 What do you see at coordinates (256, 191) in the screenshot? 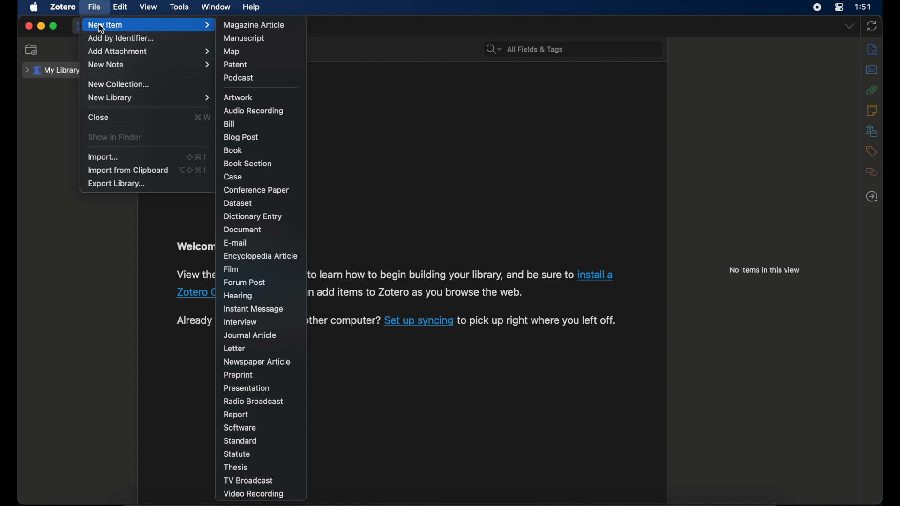
I see `conference paper` at bounding box center [256, 191].